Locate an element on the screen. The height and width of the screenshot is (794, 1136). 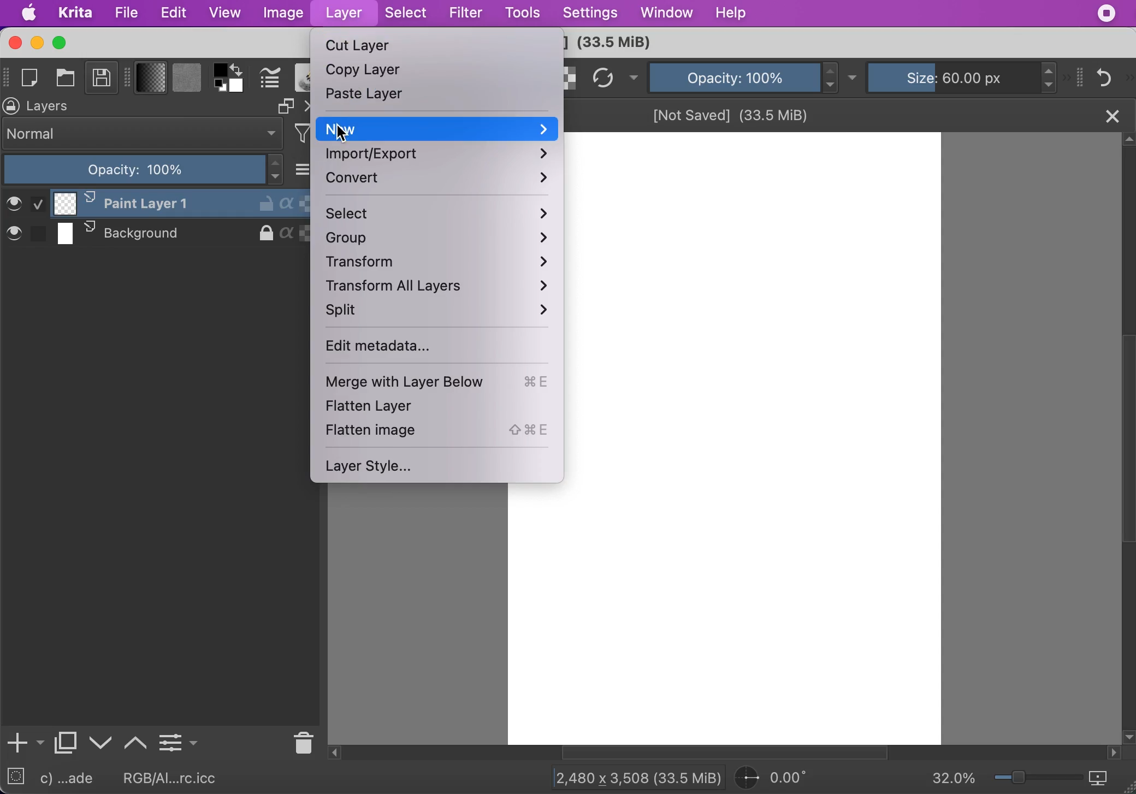
paint layer 1 is located at coordinates (154, 203).